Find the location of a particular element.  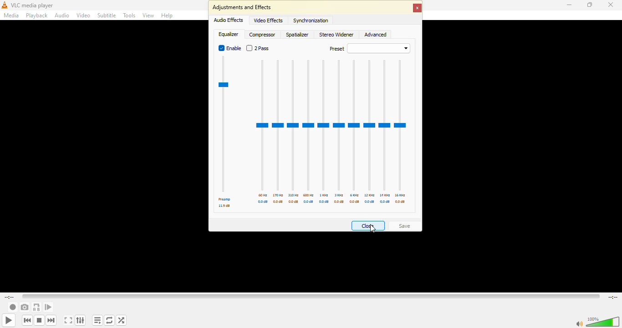

6 khz is located at coordinates (355, 195).